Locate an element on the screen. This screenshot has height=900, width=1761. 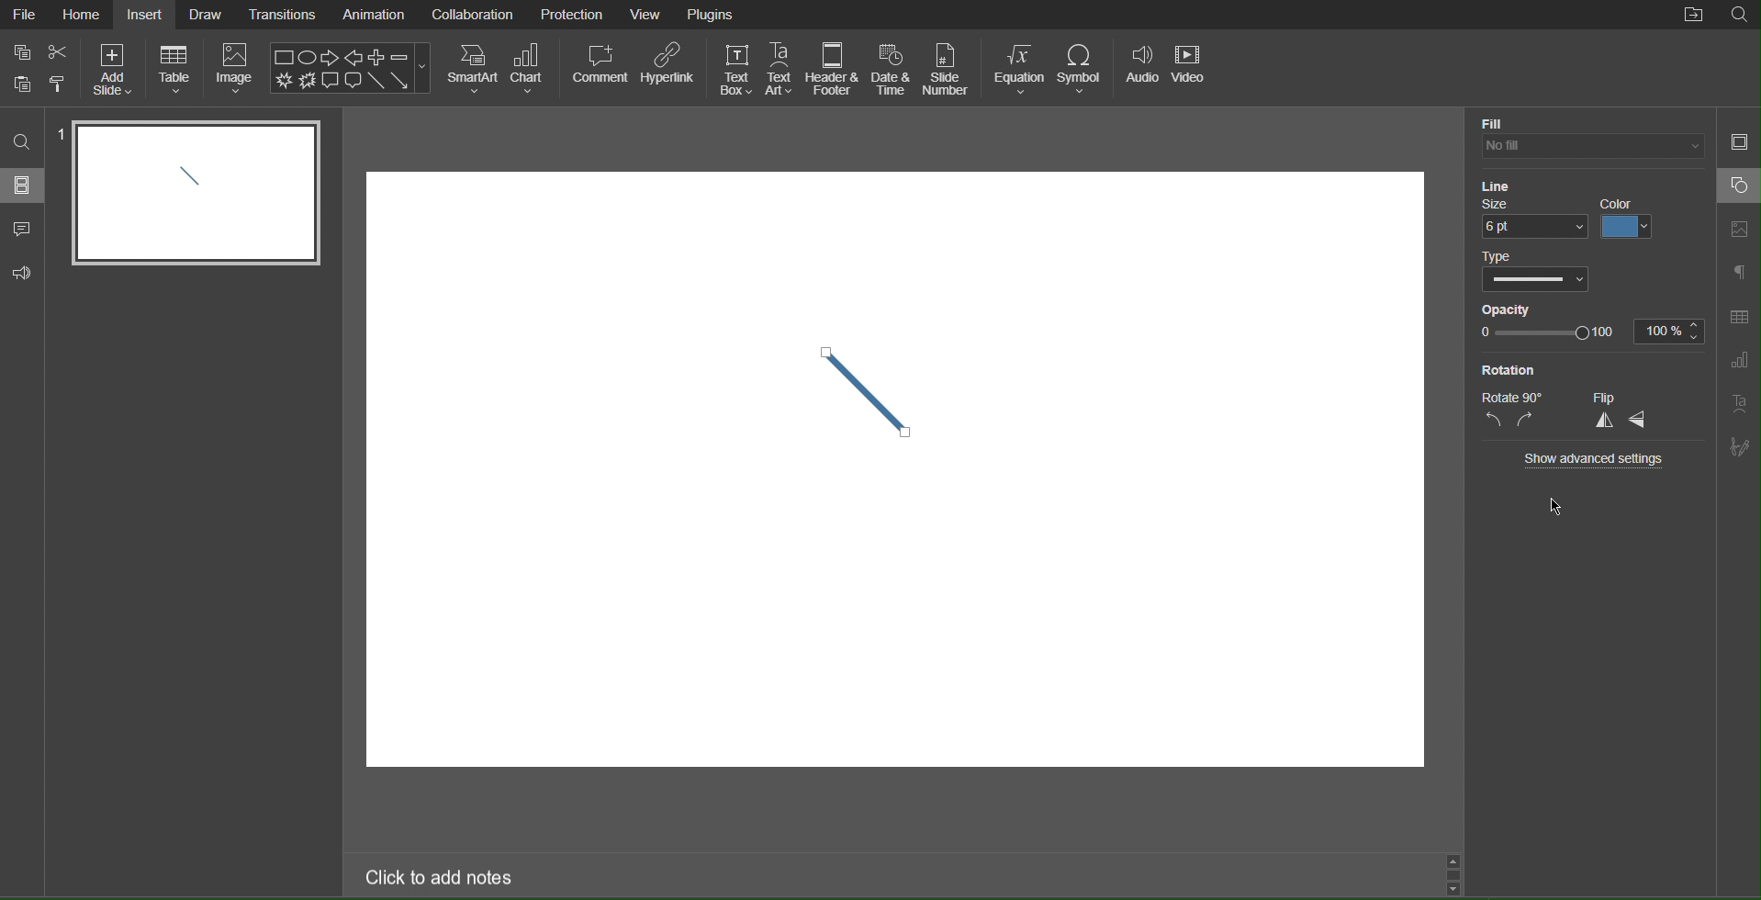
Plugins is located at coordinates (713, 15).